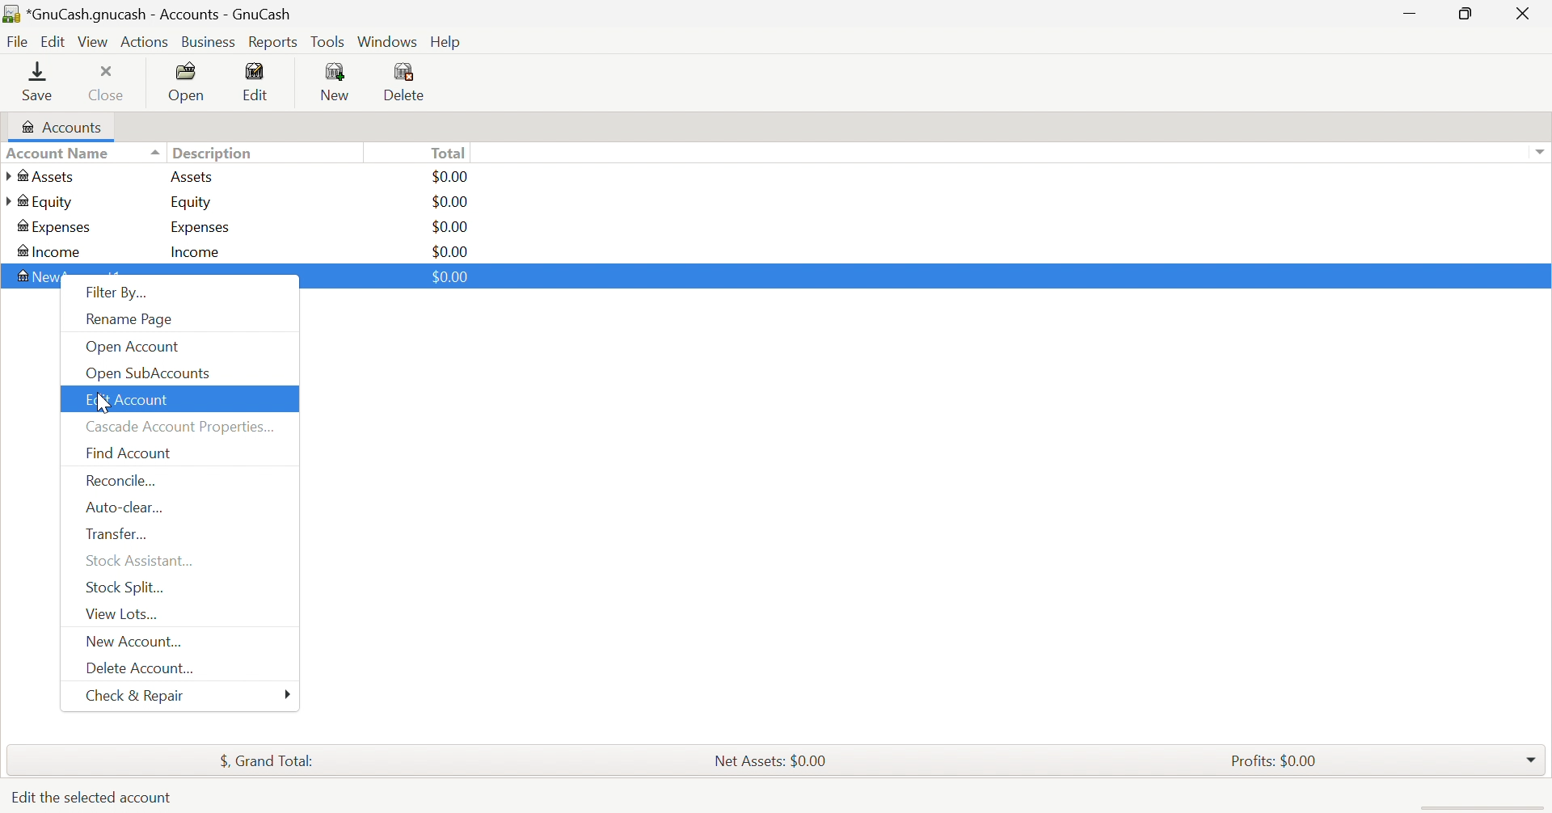 Image resolution: width=1552 pixels, height=813 pixels. What do you see at coordinates (260, 79) in the screenshot?
I see `Edit` at bounding box center [260, 79].